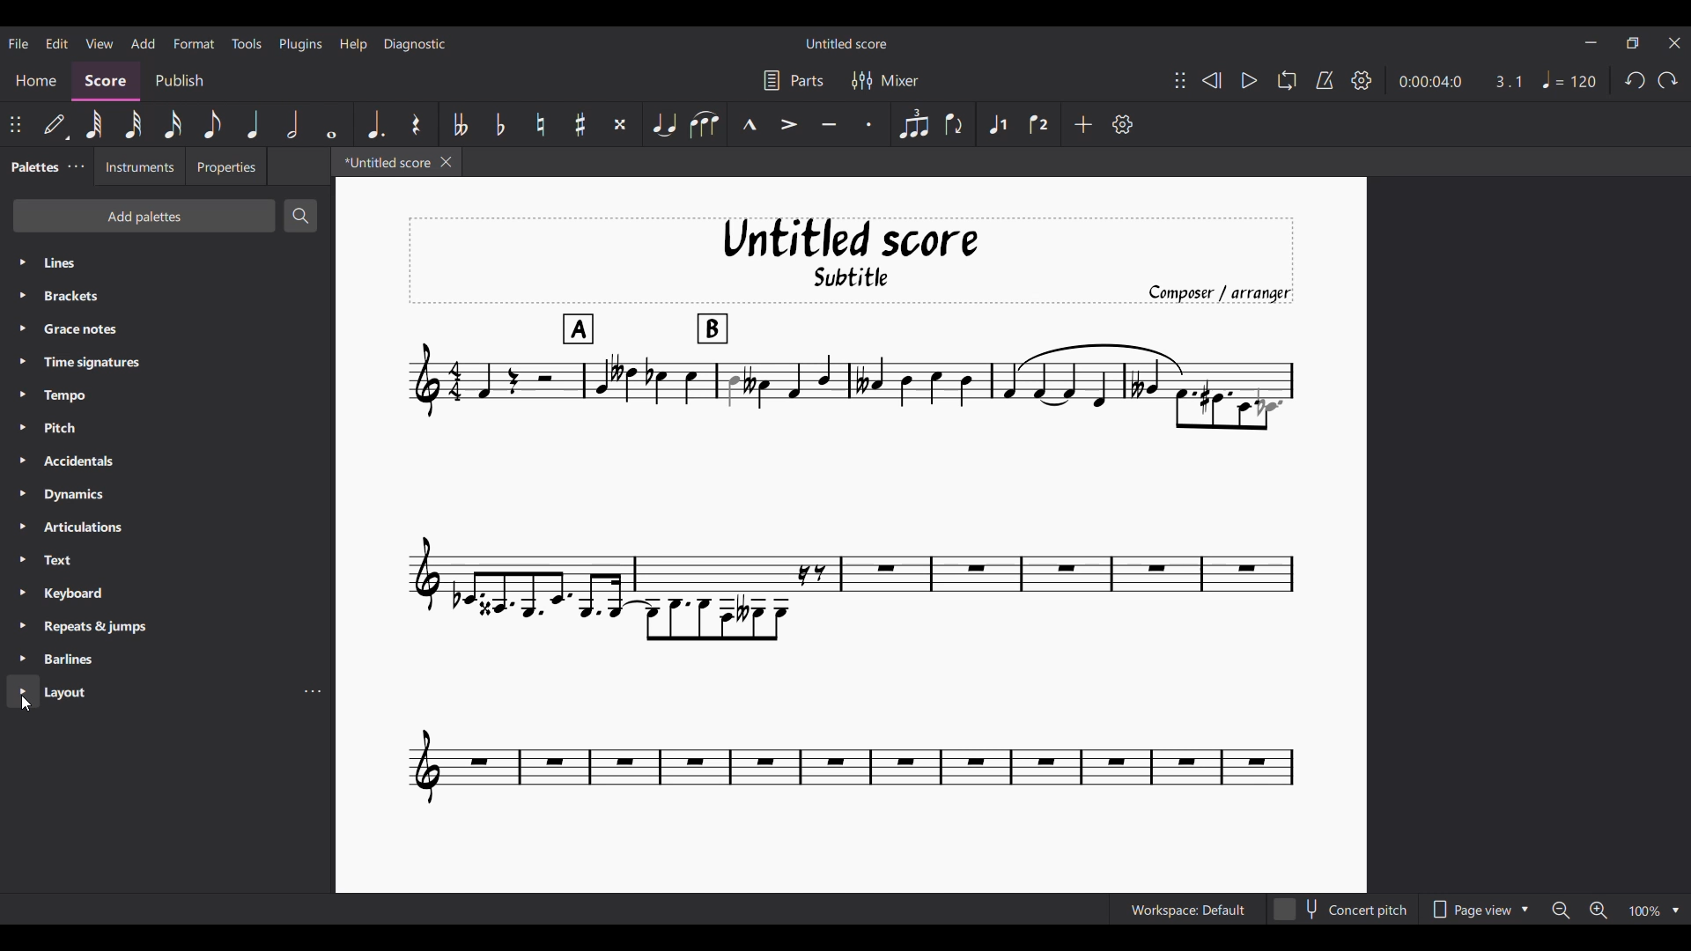 Image resolution: width=1691 pixels, height=951 pixels. Describe the element at coordinates (1123, 124) in the screenshot. I see `Customize settings` at that location.